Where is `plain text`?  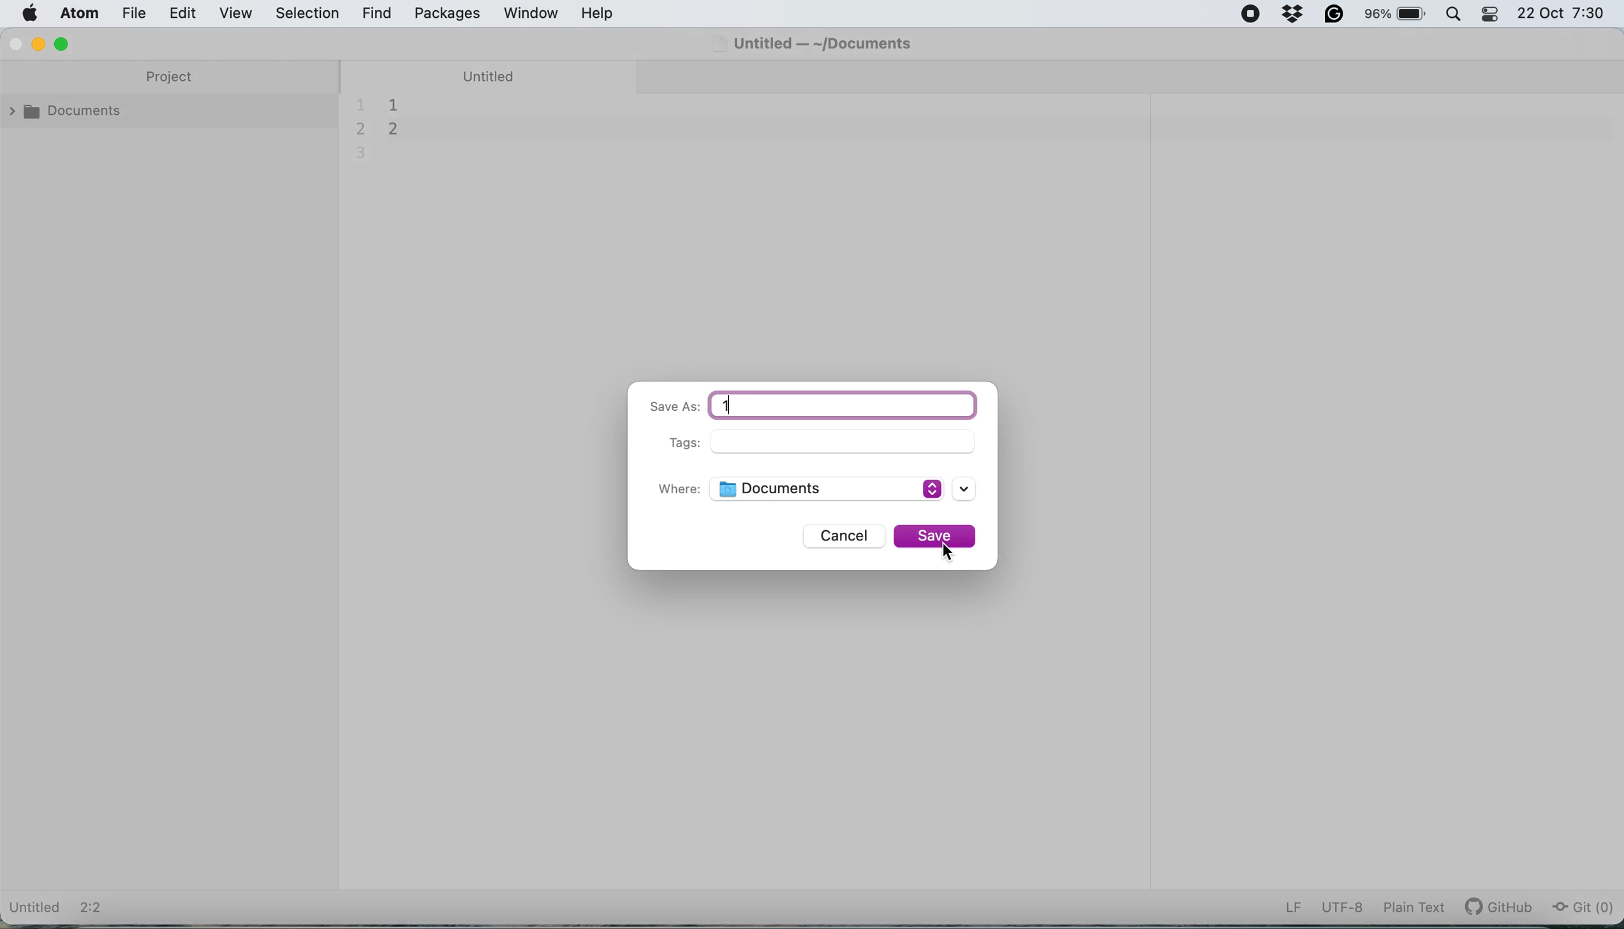
plain text is located at coordinates (1412, 910).